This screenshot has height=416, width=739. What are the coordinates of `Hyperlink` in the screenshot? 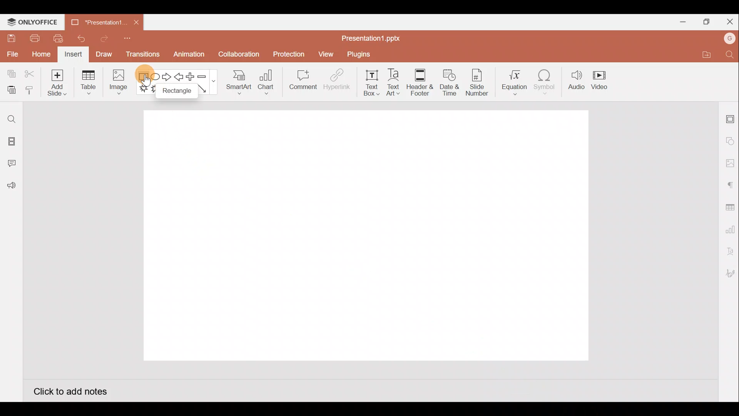 It's located at (335, 81).